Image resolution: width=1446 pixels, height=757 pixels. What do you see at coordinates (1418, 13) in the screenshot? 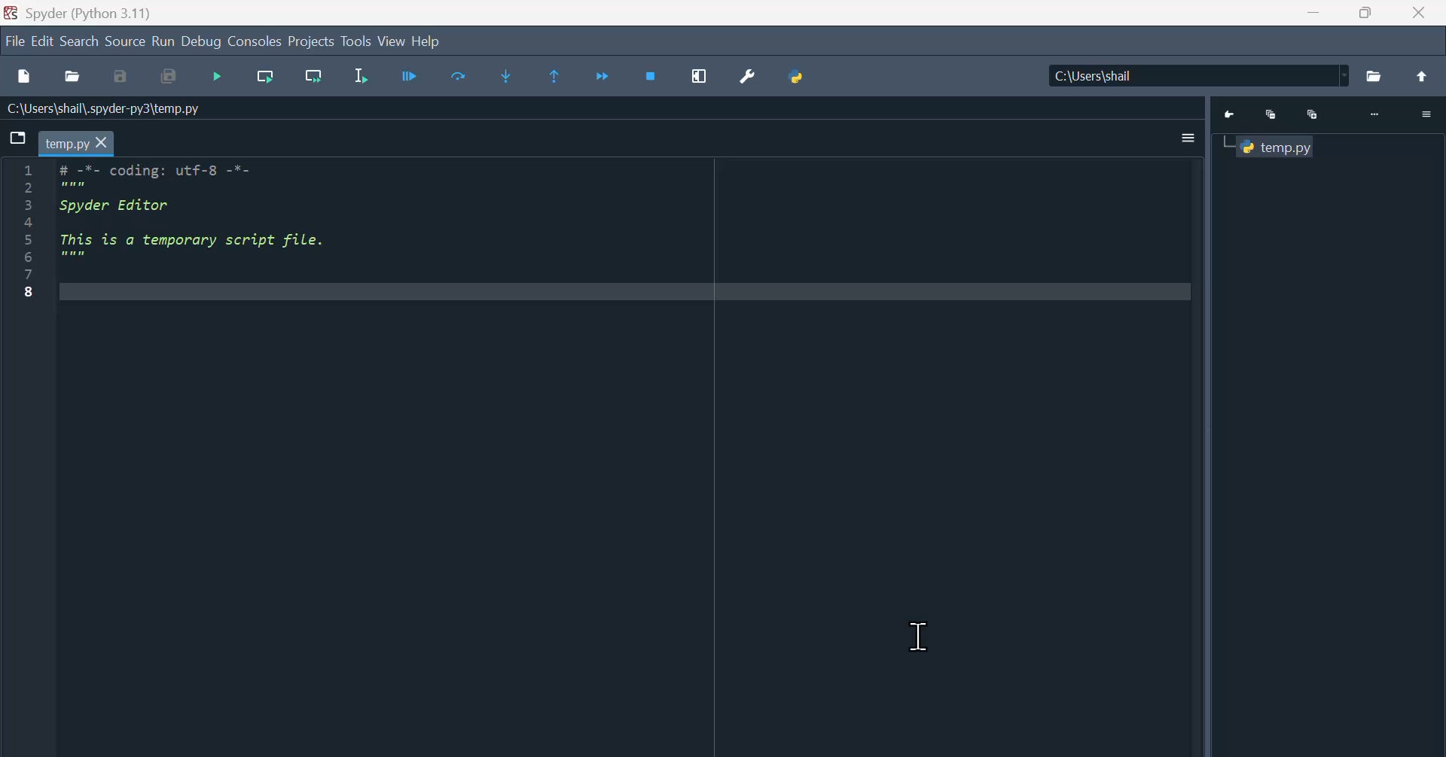
I see `close` at bounding box center [1418, 13].